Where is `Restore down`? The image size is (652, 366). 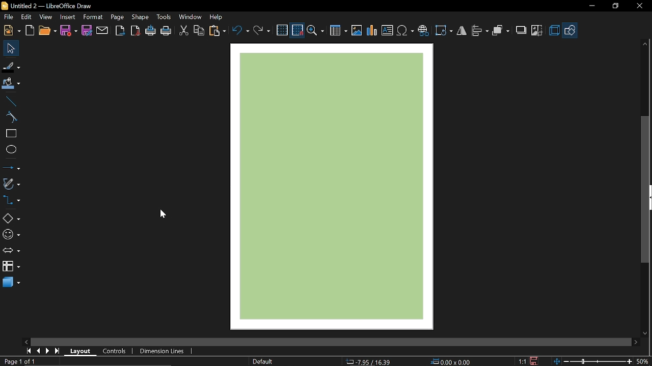
Restore down is located at coordinates (614, 7).